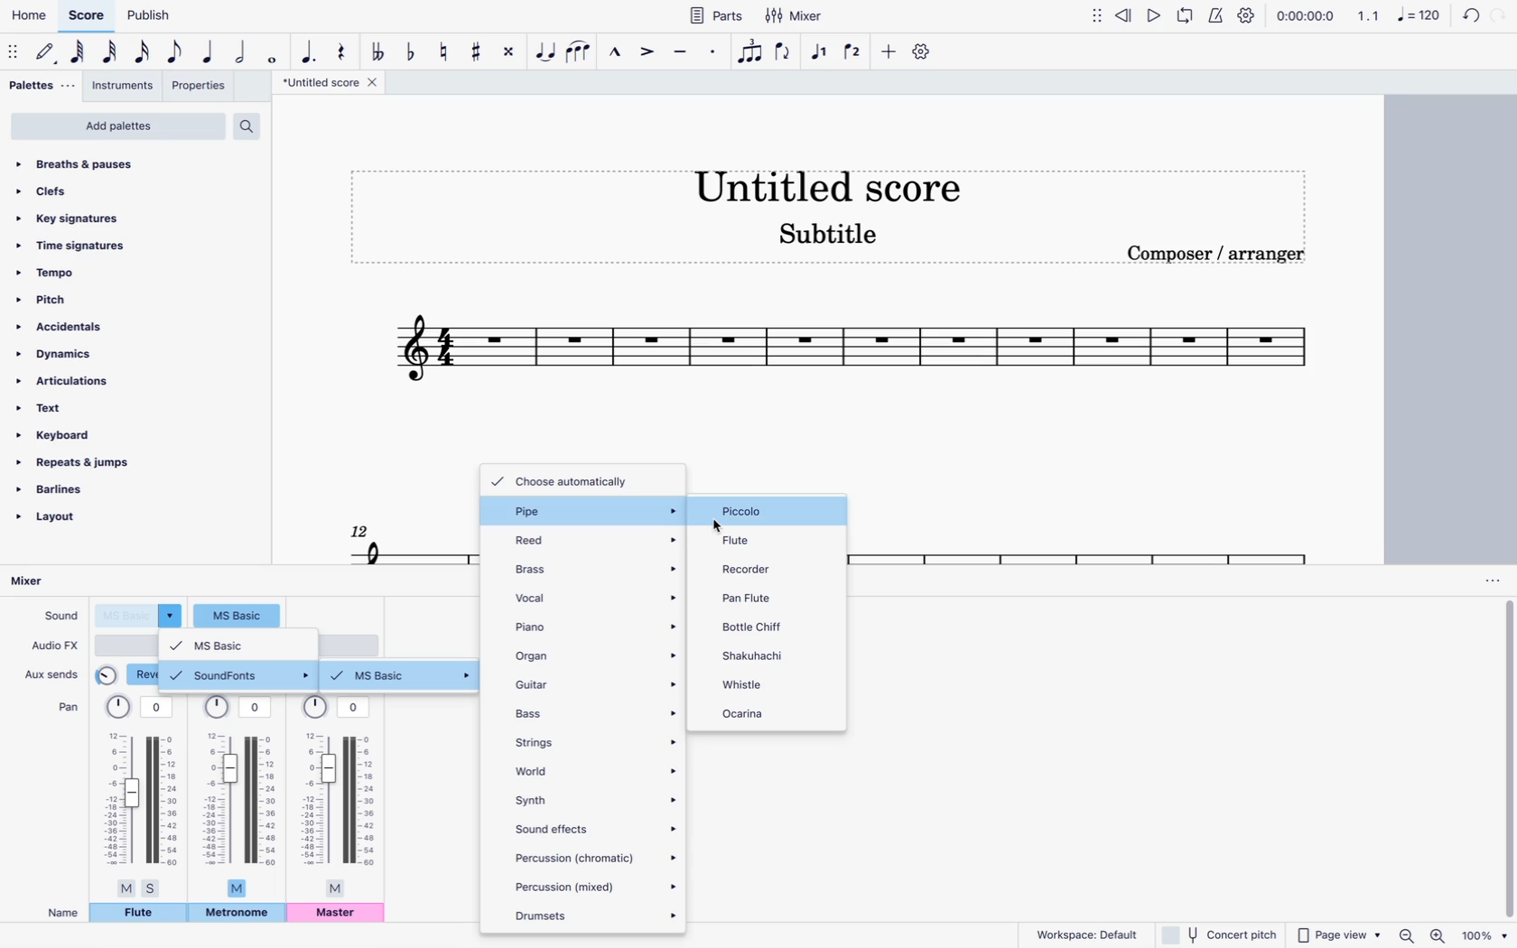 This screenshot has height=948, width=1517. What do you see at coordinates (1410, 934) in the screenshot?
I see `zoom out` at bounding box center [1410, 934].